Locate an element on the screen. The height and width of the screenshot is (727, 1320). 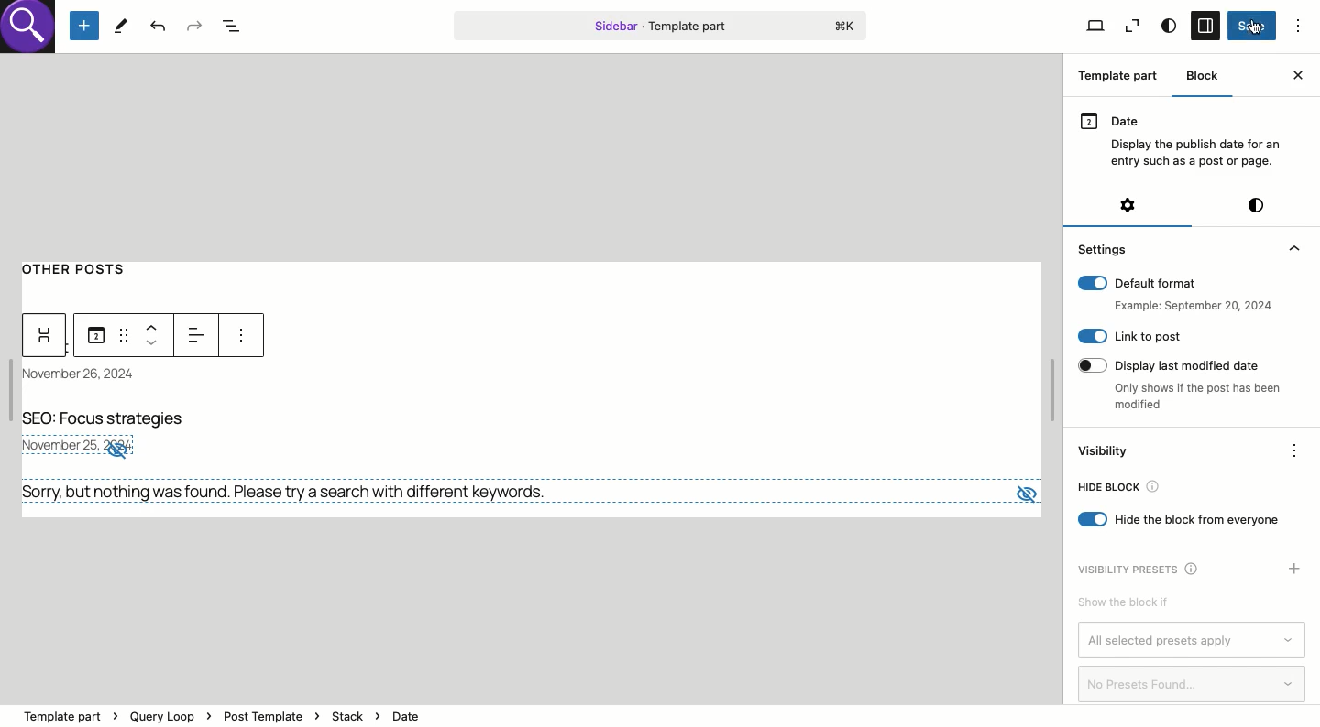
Template part is located at coordinates (1122, 78).